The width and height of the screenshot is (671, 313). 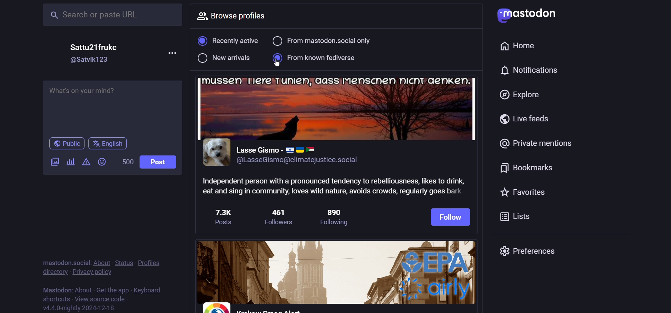 I want to click on Independent person with a pronounced tendency to rebelliousness, likes to drink,
eat and sing in community, loves wild nature, avoids crowds, regularly goes bark, so click(x=334, y=188).